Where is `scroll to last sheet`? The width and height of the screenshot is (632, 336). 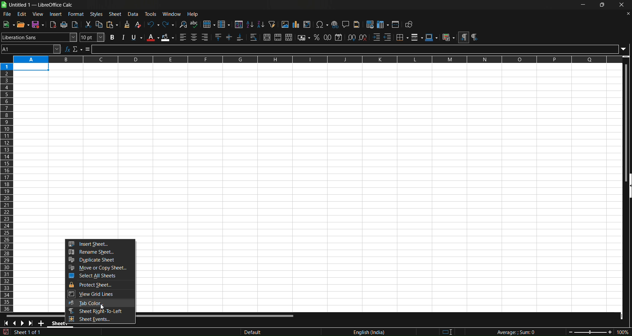 scroll to last sheet is located at coordinates (32, 323).